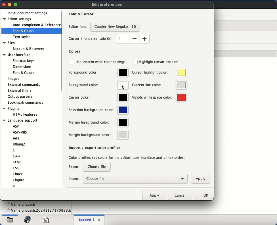 This screenshot has width=277, height=225. What do you see at coordinates (46, 219) in the screenshot?
I see `file` at bounding box center [46, 219].